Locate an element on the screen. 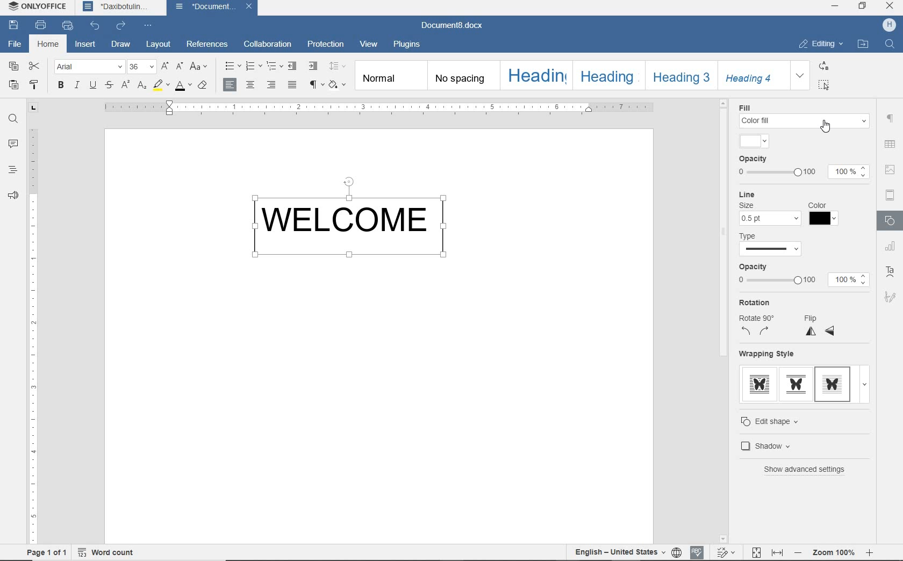  FEEDBACK & SUPPORT is located at coordinates (13, 195).